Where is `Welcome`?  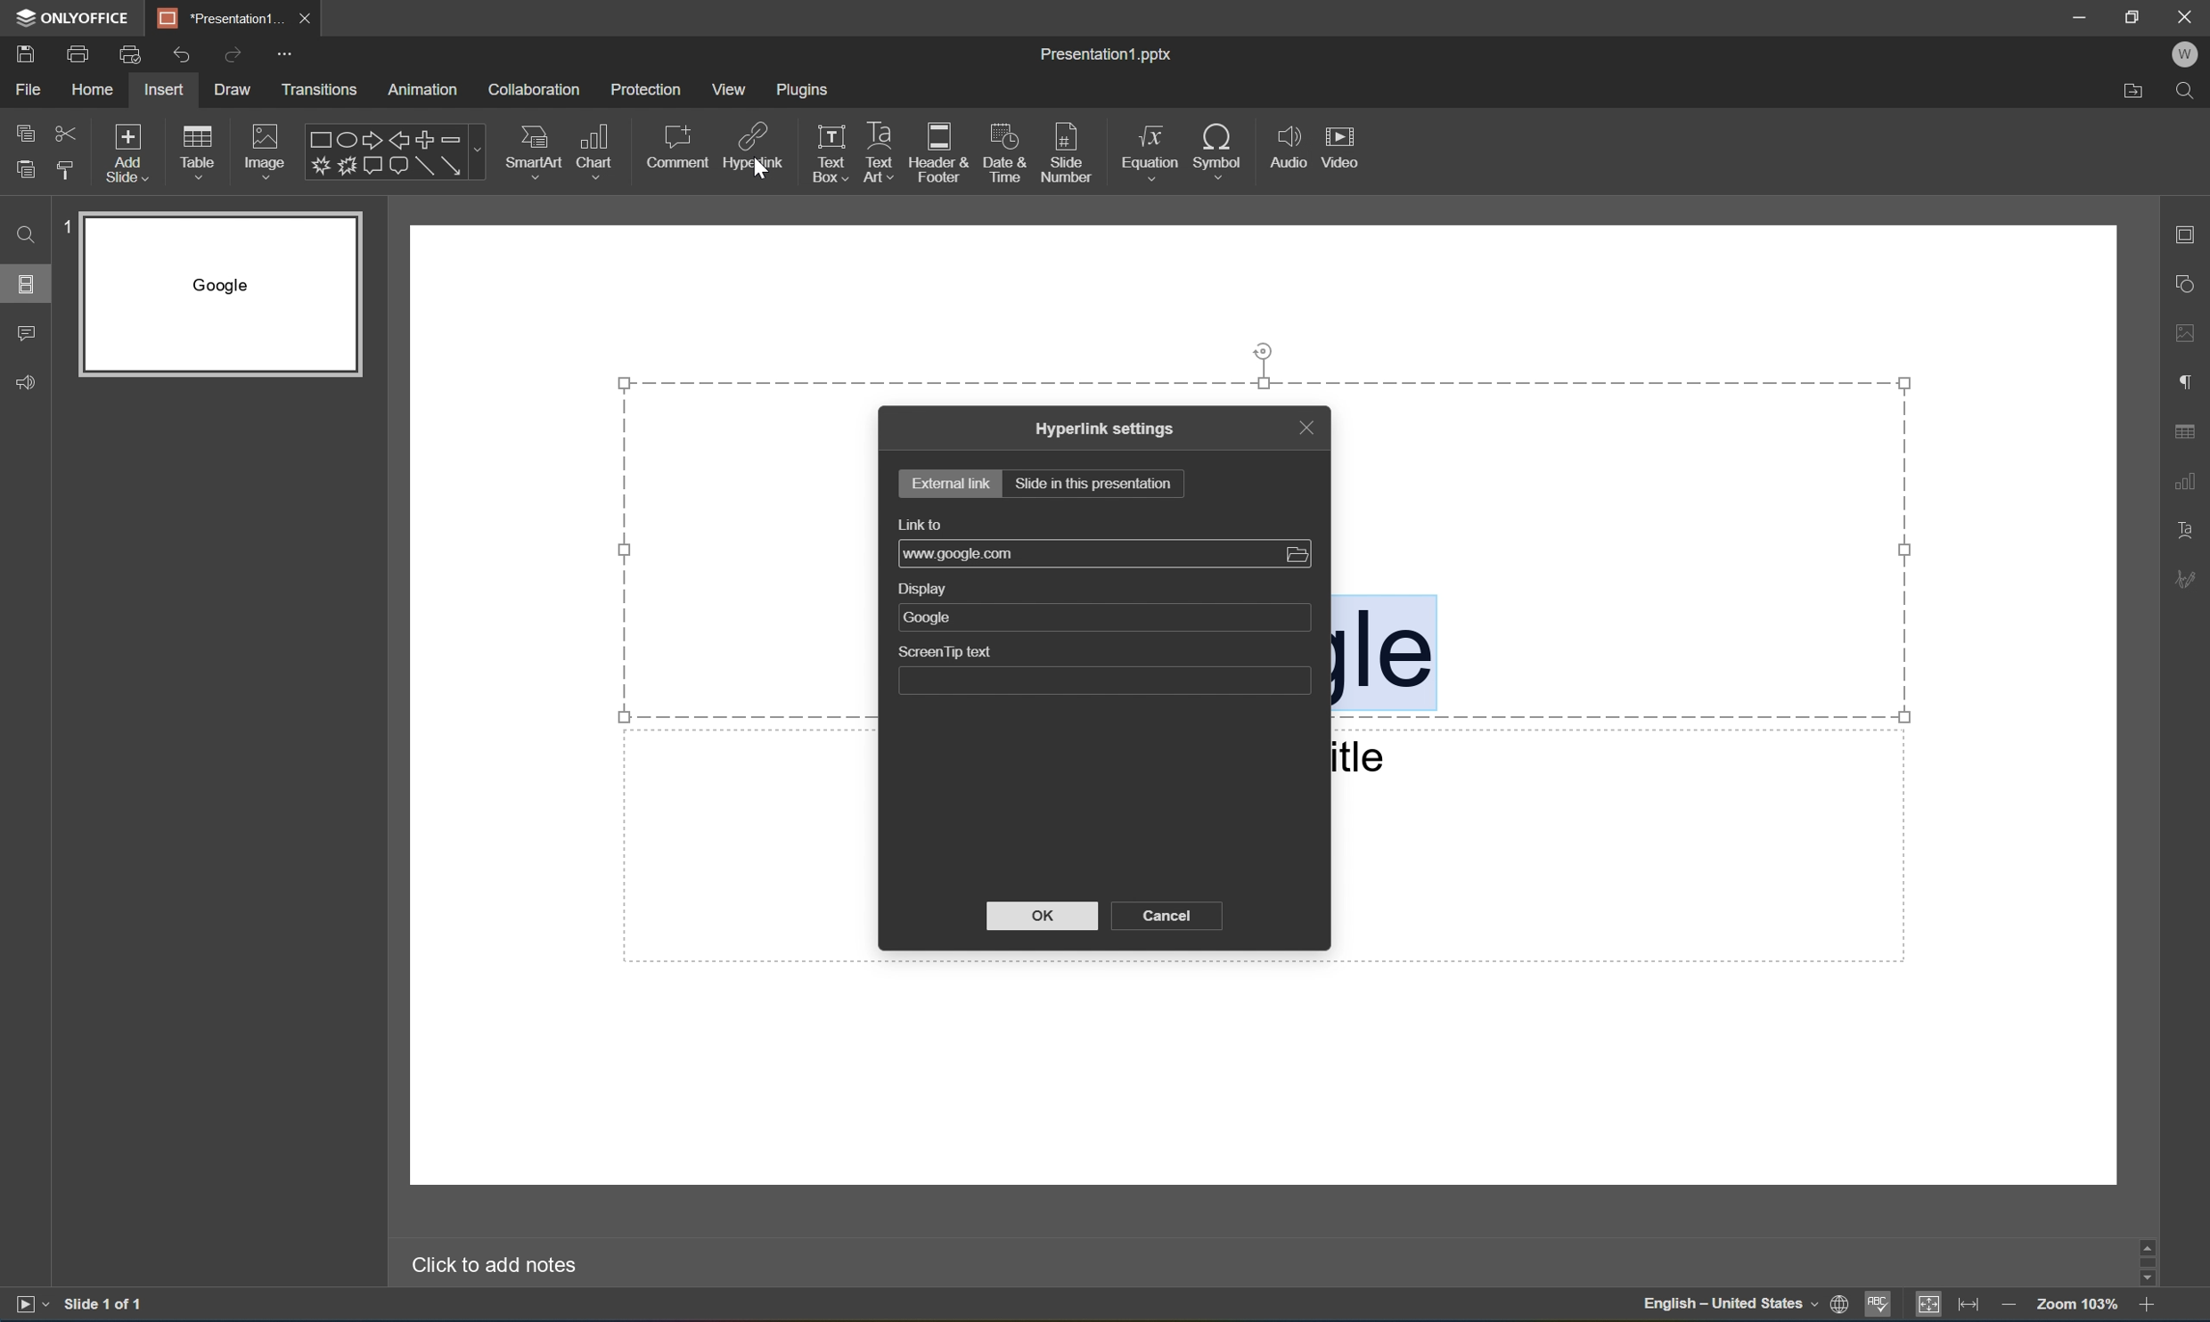 Welcome is located at coordinates (2185, 54).